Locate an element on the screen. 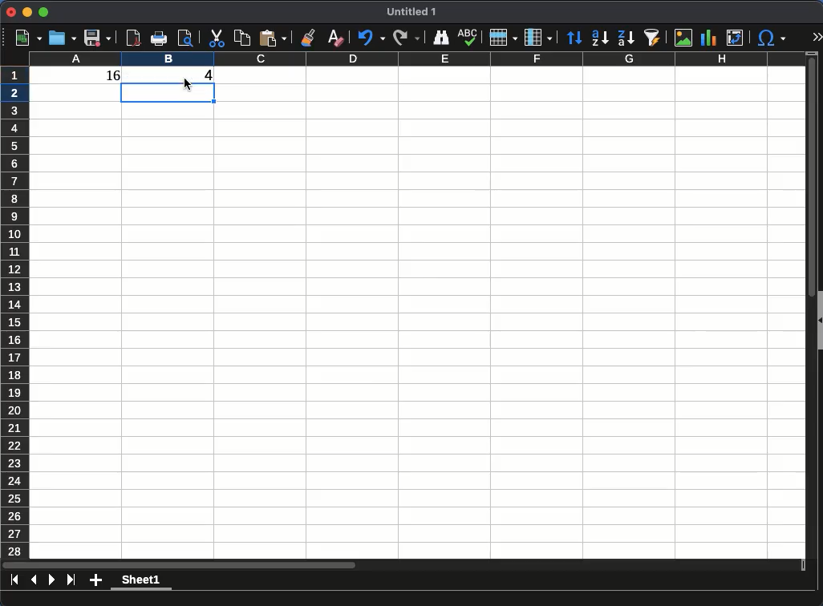 Image resolution: width=823 pixels, height=606 pixels. undo is located at coordinates (371, 38).